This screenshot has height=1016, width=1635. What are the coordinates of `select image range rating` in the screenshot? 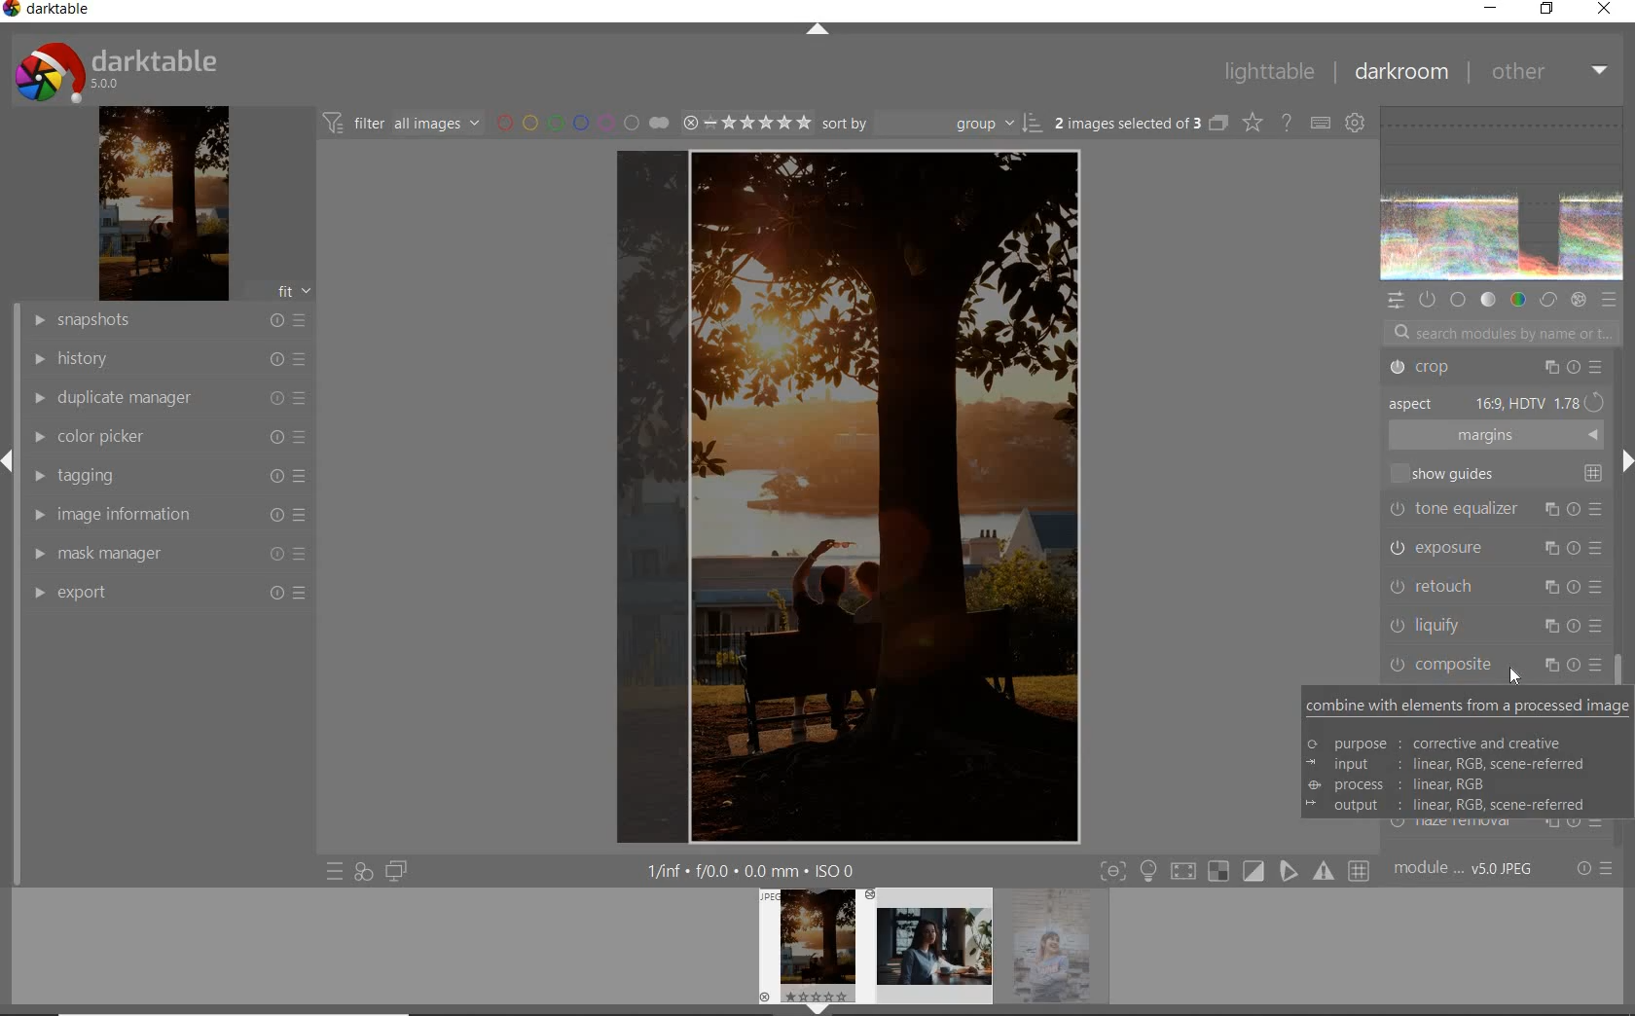 It's located at (744, 123).